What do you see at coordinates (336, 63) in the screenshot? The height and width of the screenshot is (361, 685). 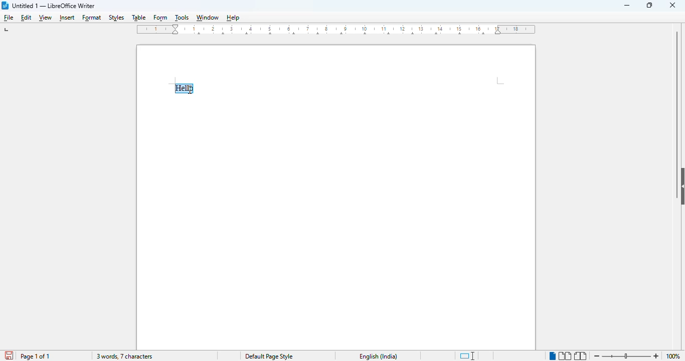 I see `workspace` at bounding box center [336, 63].